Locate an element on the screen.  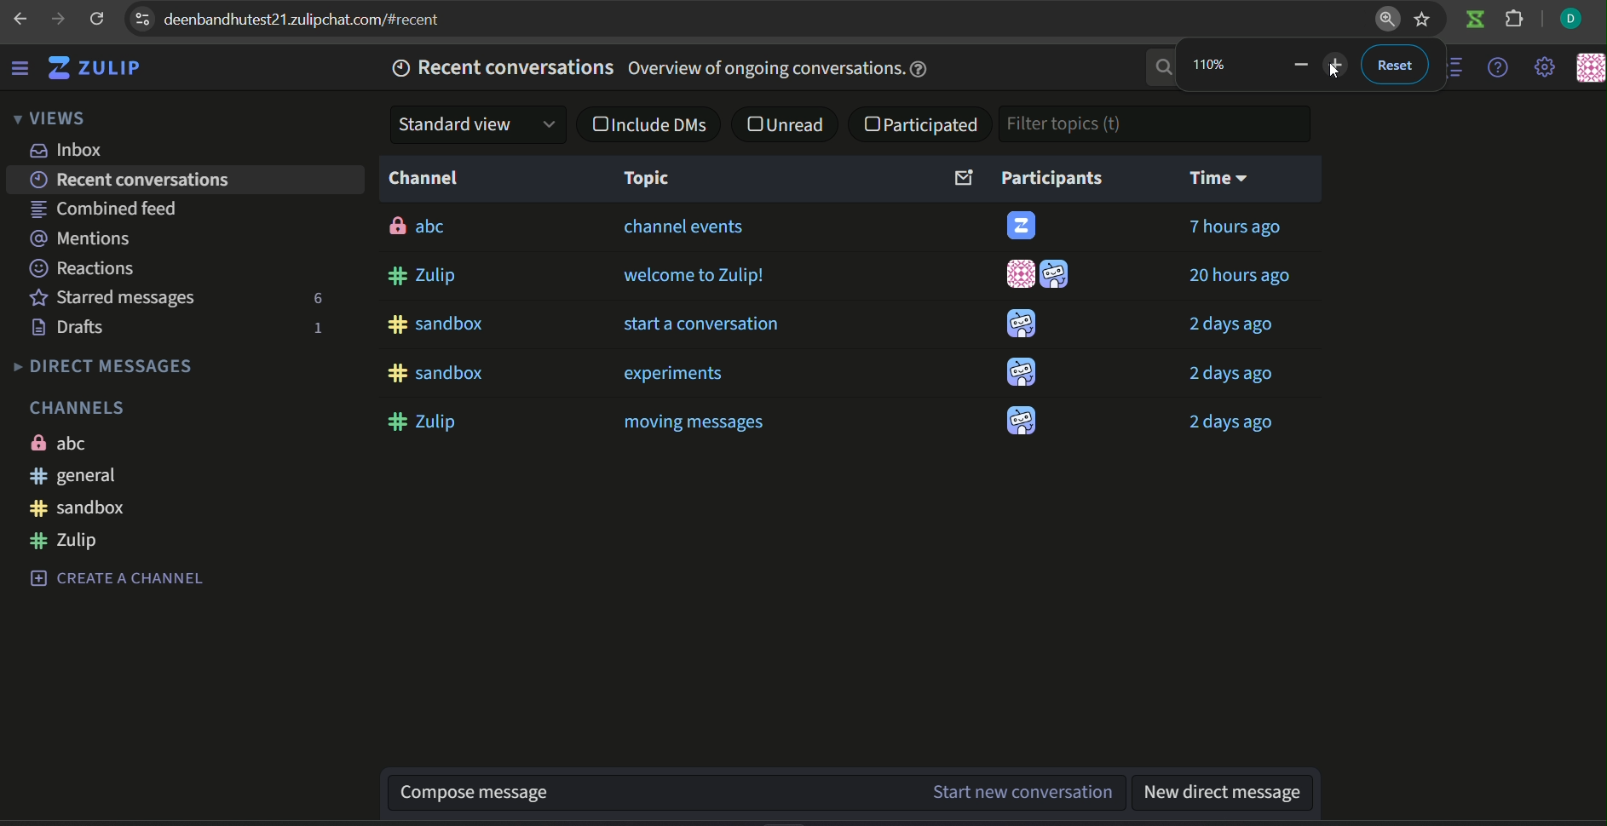
icon is located at coordinates (1057, 276).